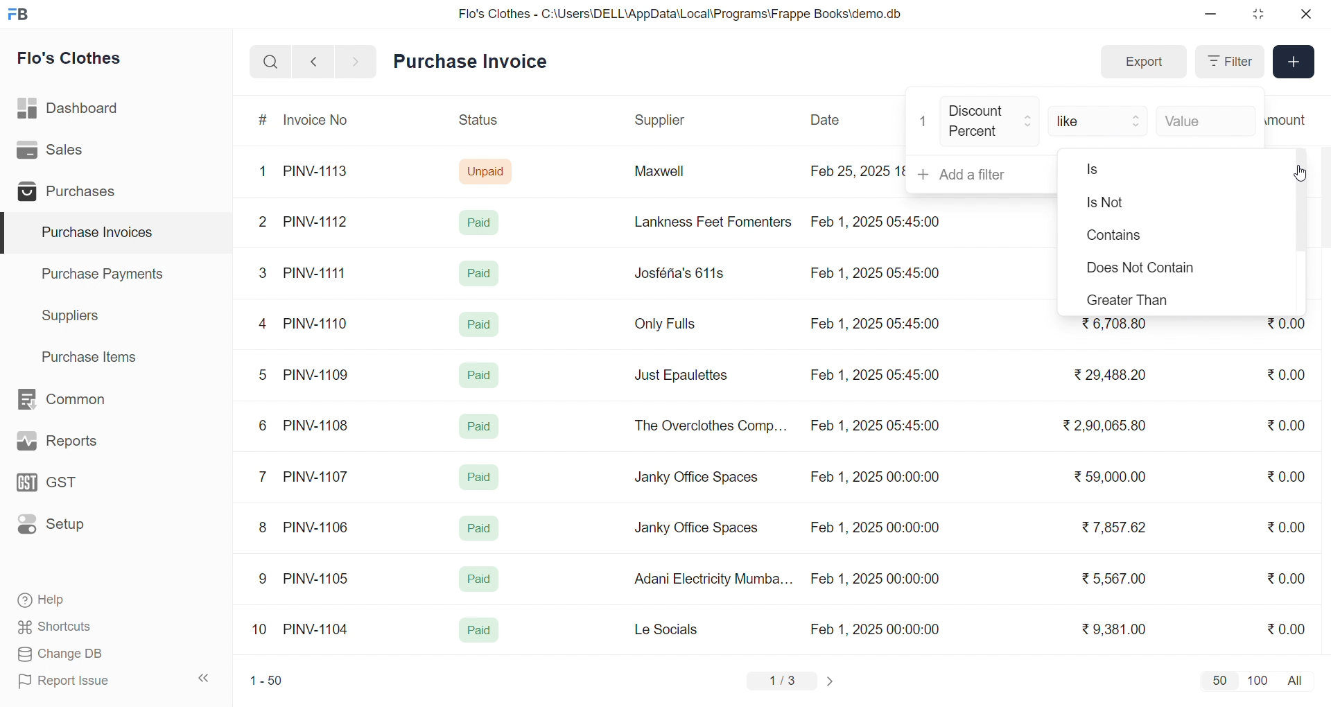  I want to click on ₹9,381.00, so click(1114, 629).